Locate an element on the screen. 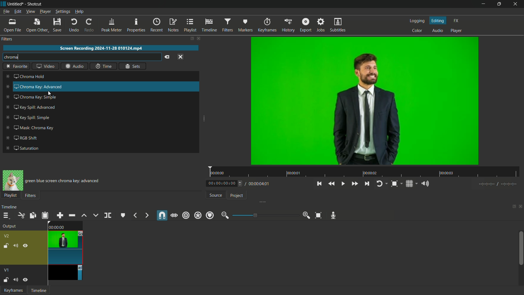  mute is located at coordinates (15, 246).